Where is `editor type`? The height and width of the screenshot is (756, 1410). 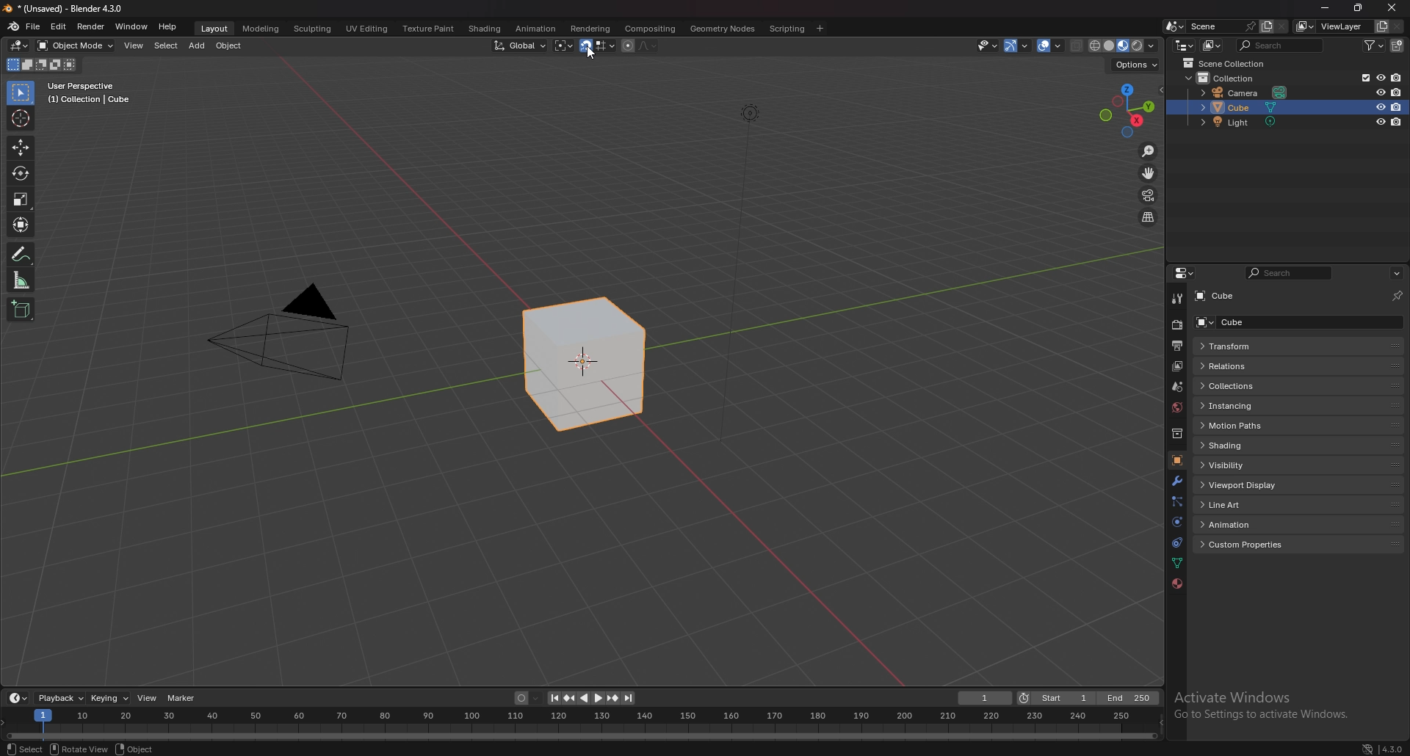
editor type is located at coordinates (1184, 44).